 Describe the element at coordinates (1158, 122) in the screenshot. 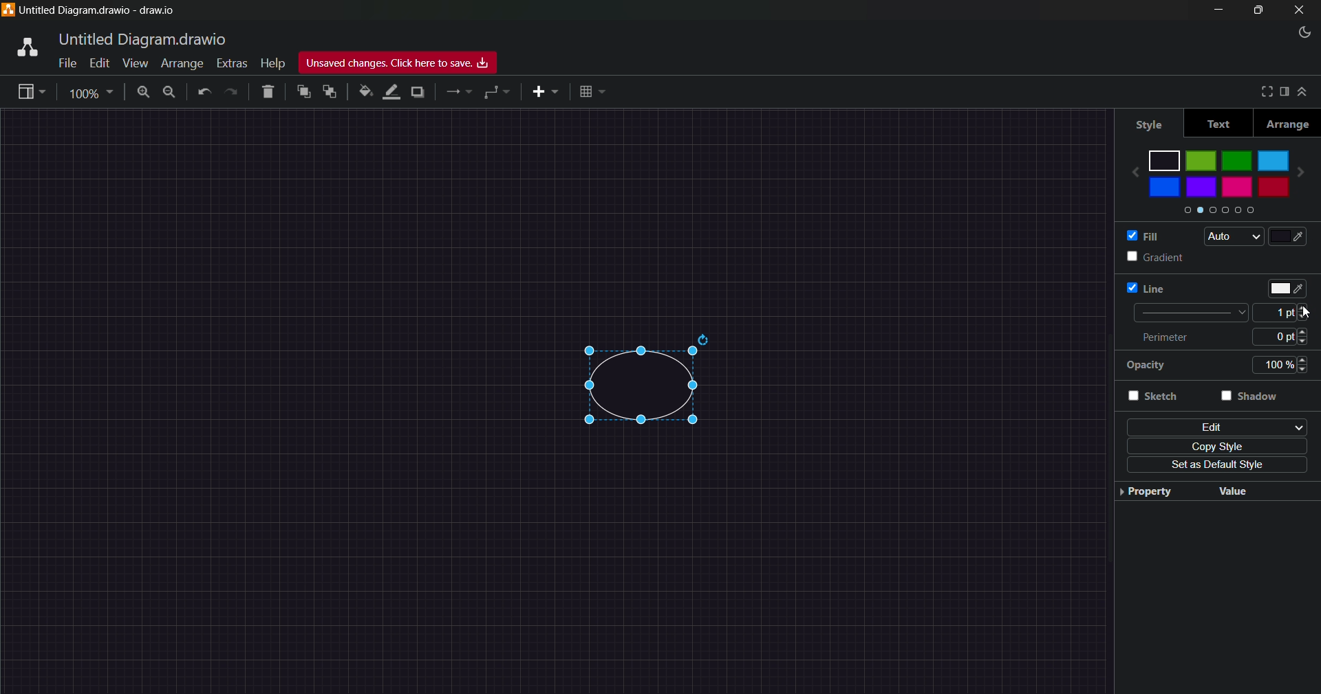

I see `style` at that location.